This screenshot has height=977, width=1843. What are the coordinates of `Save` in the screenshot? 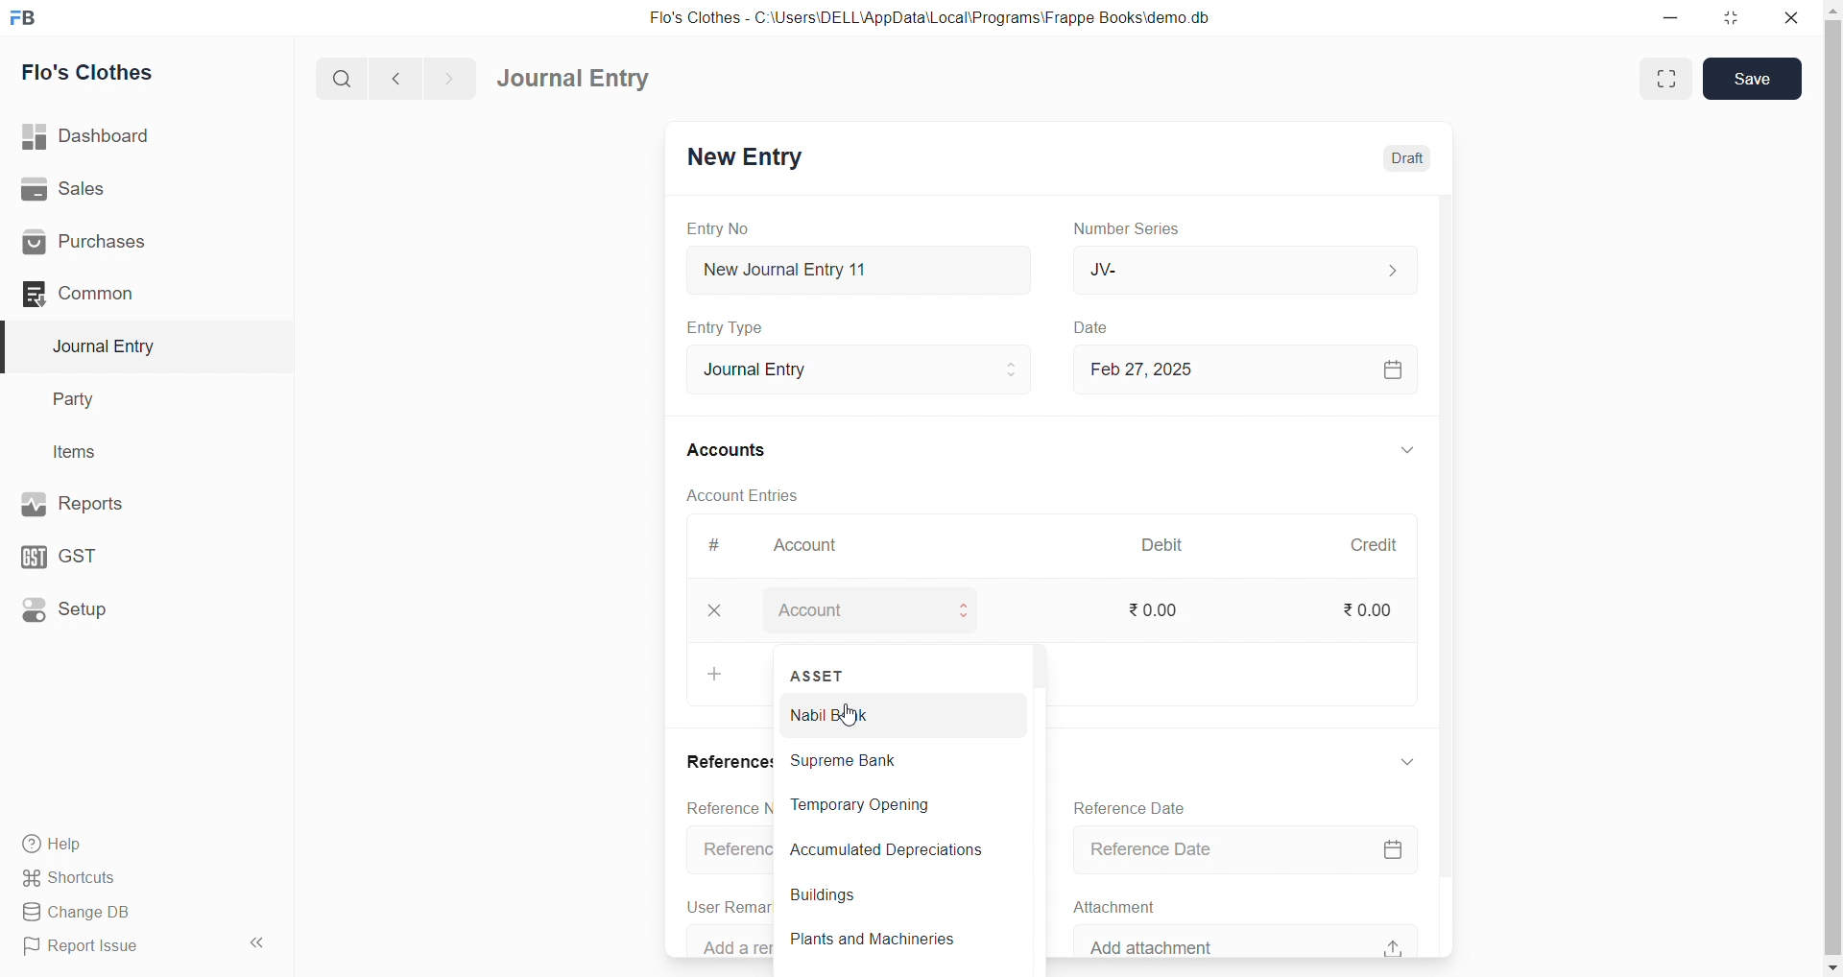 It's located at (1755, 79).